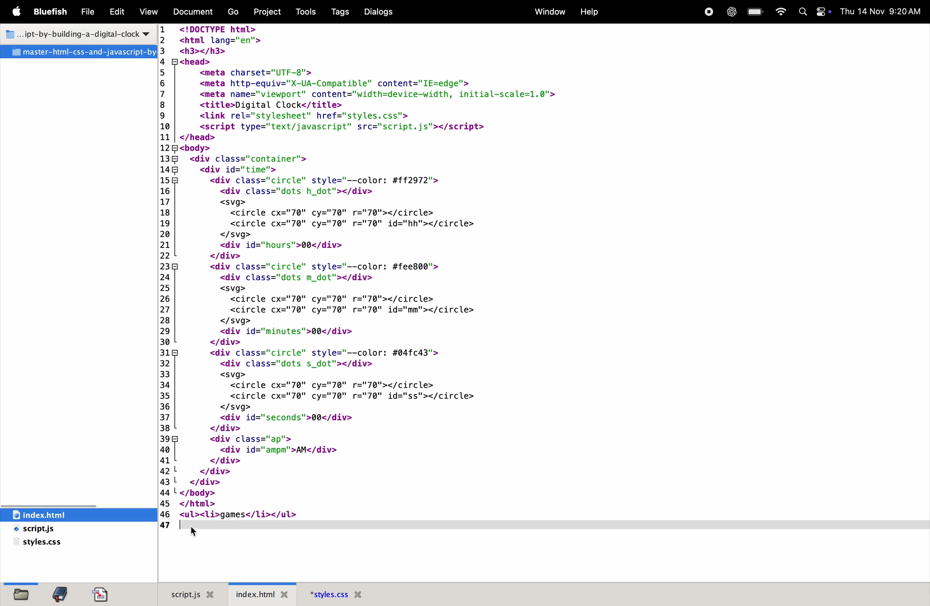  Describe the element at coordinates (306, 12) in the screenshot. I see `tools` at that location.